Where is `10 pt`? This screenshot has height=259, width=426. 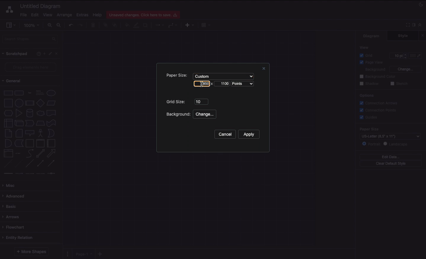
10 pt is located at coordinates (398, 55).